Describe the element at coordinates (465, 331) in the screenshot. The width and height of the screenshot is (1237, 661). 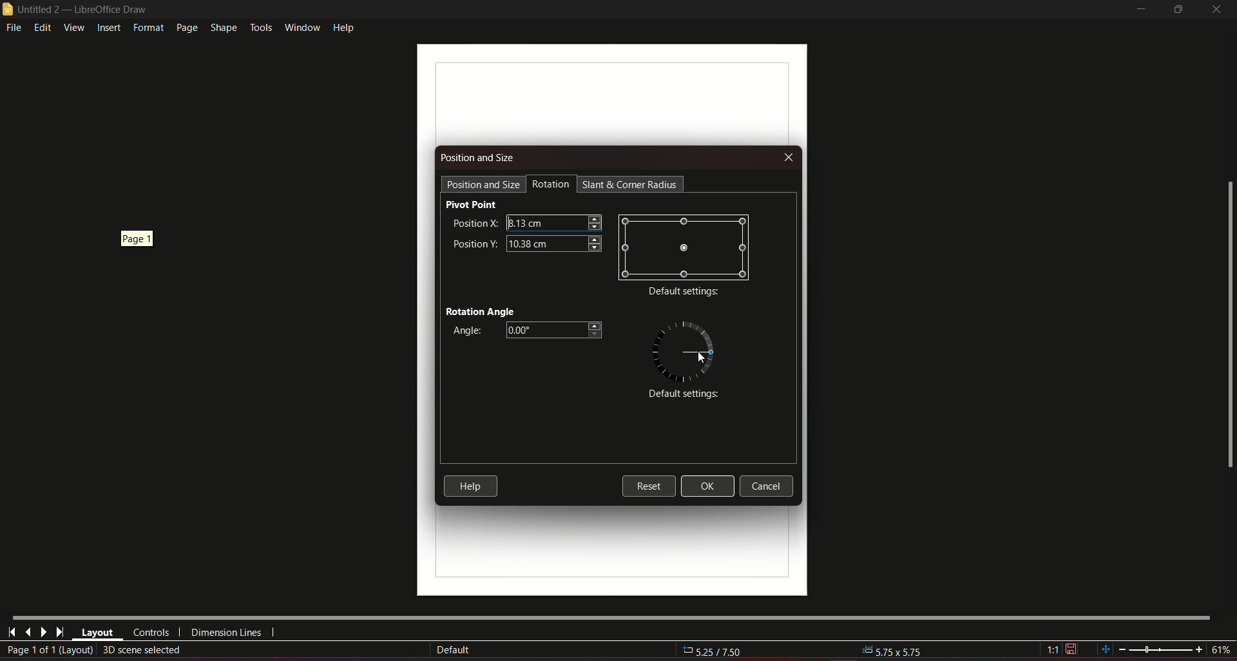
I see `Angle` at that location.